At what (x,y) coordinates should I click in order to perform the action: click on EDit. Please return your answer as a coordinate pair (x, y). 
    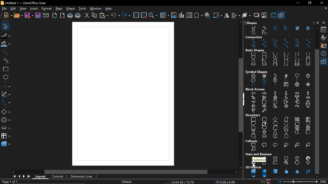
    Looking at the image, I should click on (13, 9).